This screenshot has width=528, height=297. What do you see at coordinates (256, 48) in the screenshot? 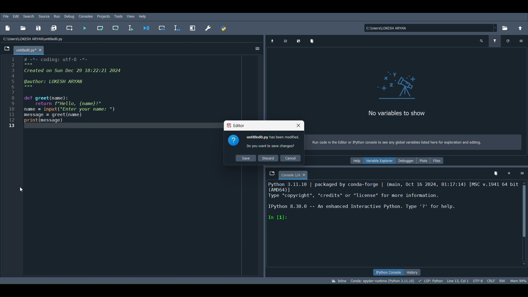
I see `Options` at bounding box center [256, 48].